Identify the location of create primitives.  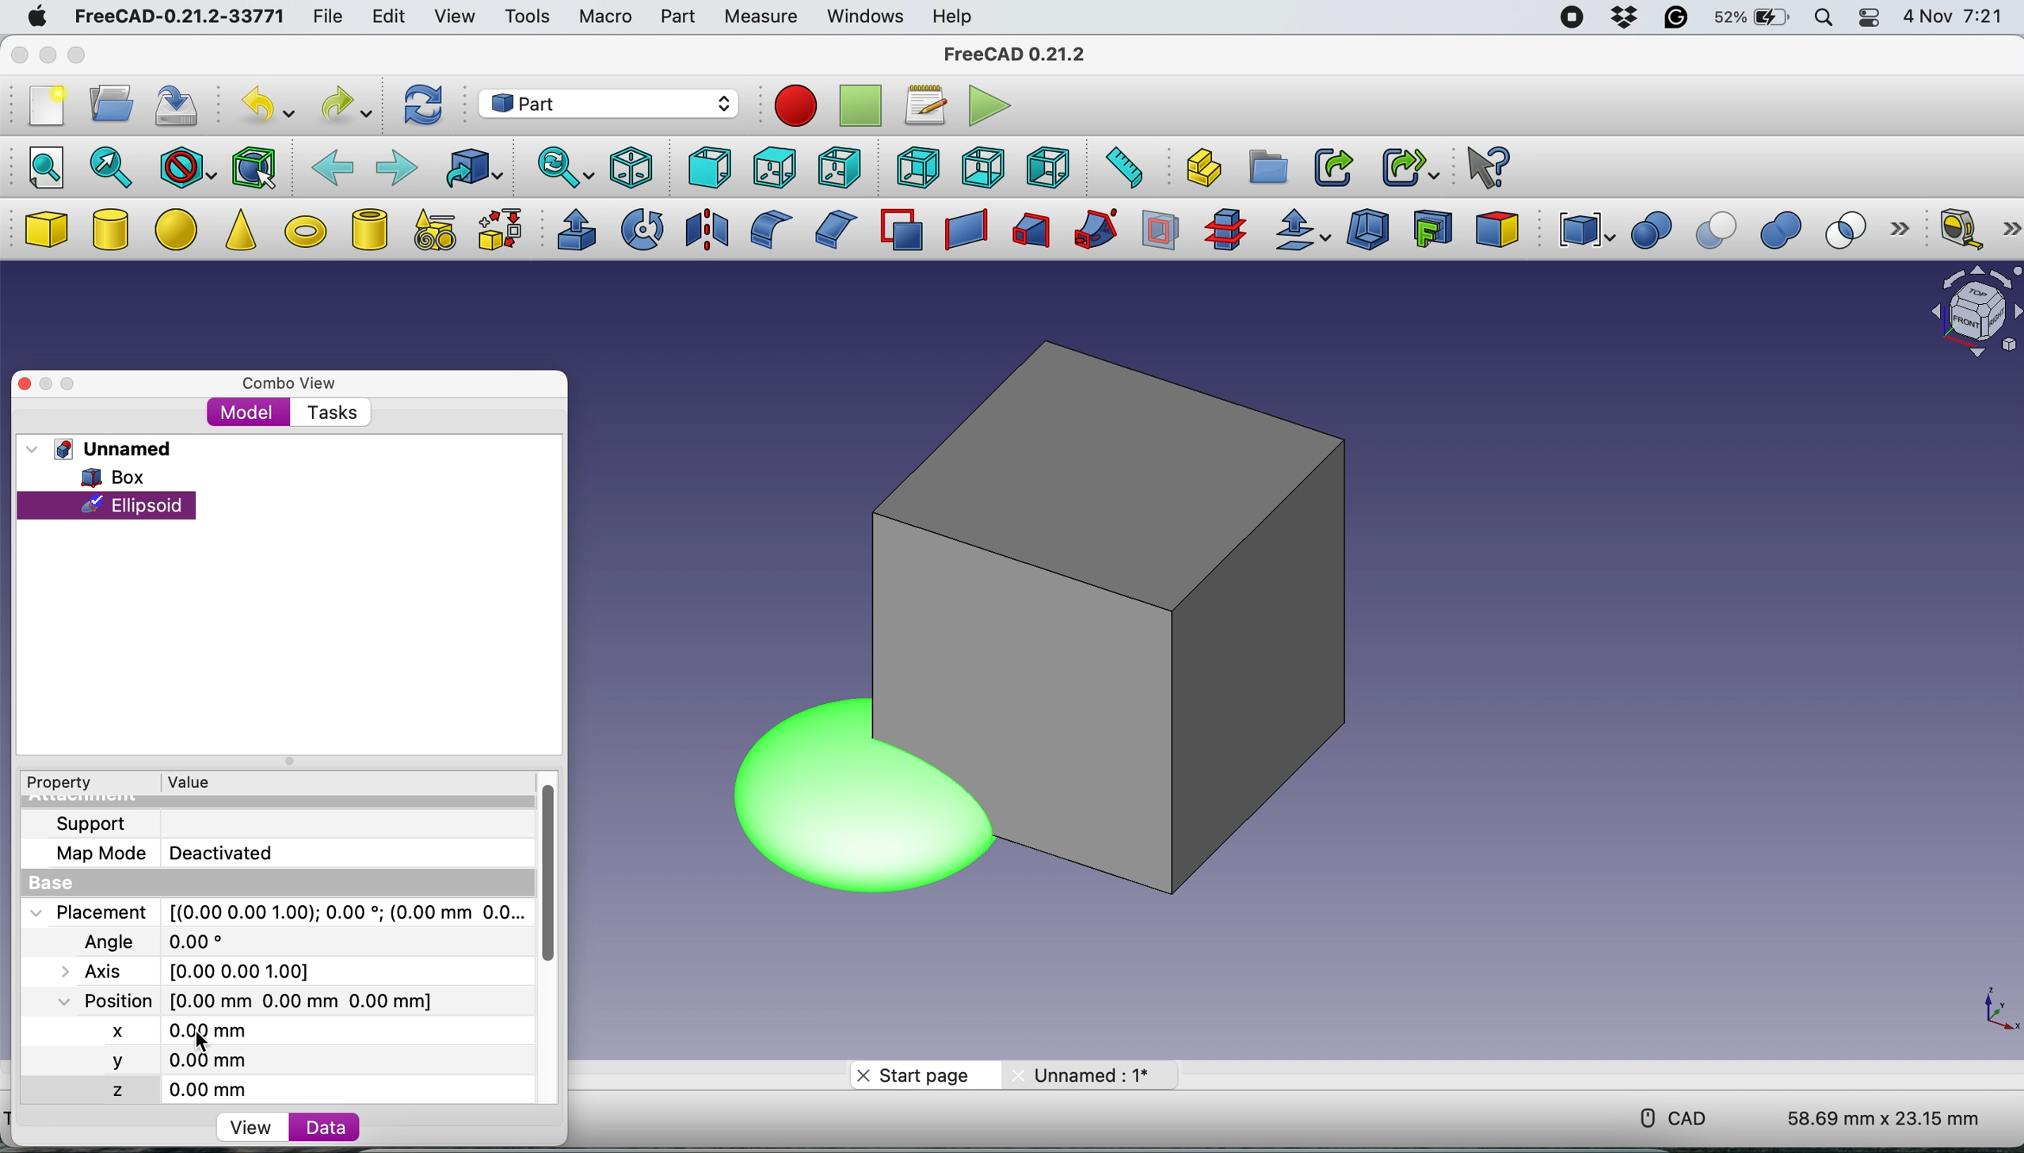
(430, 231).